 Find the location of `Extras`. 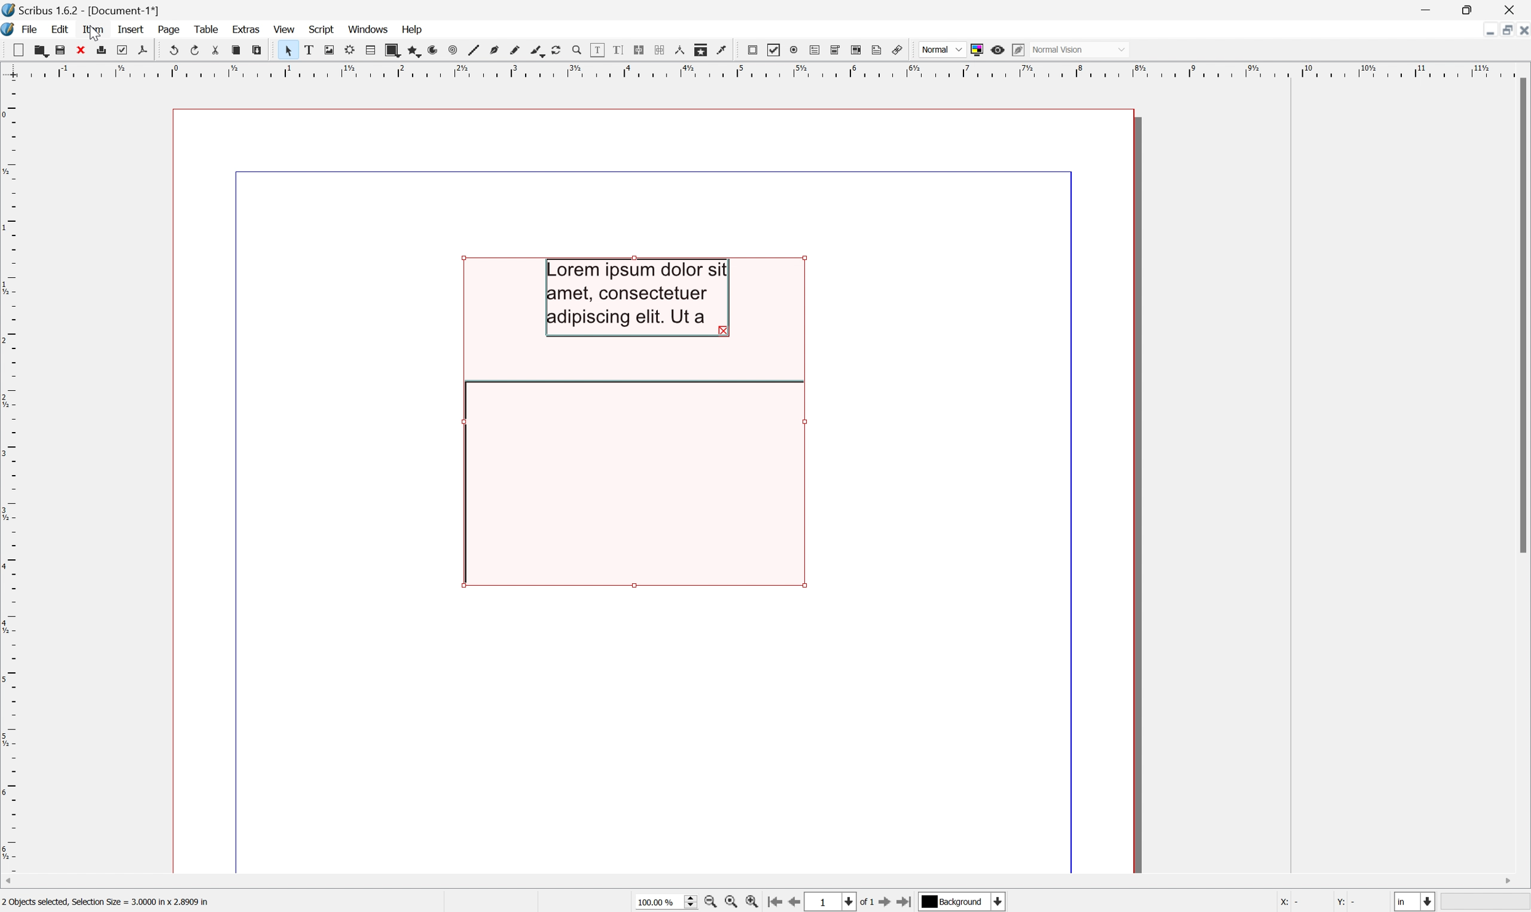

Extras is located at coordinates (247, 30).